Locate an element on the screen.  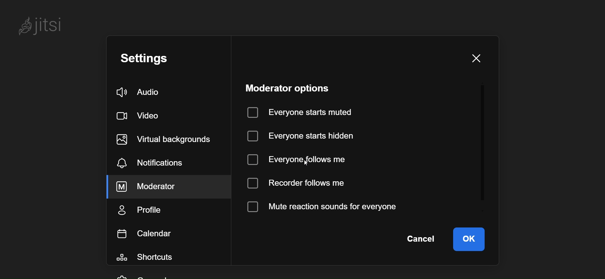
moderator option is located at coordinates (292, 88).